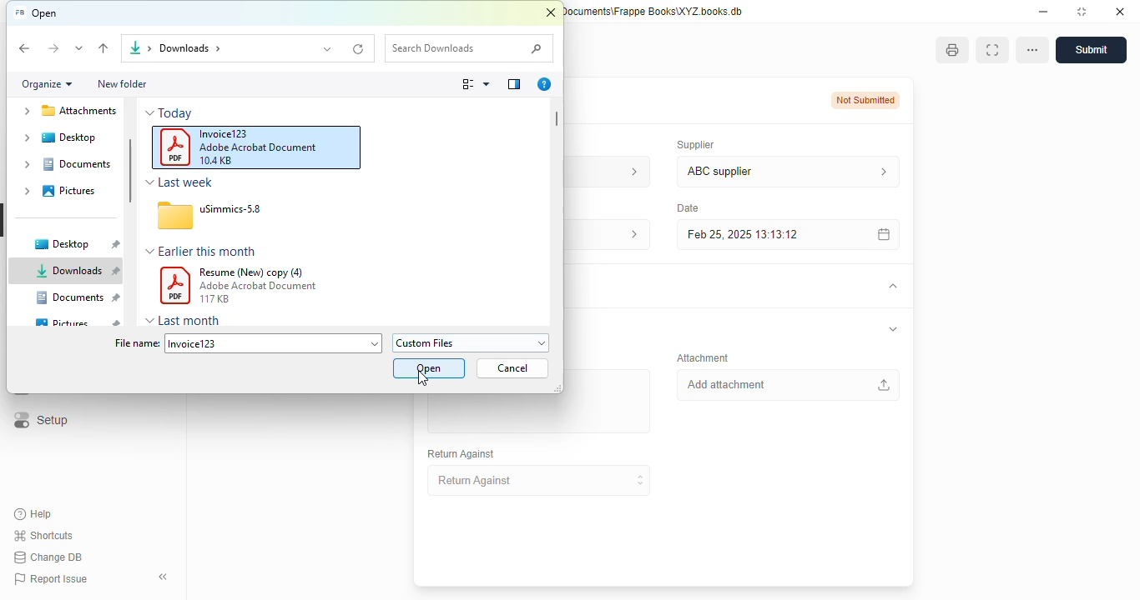  What do you see at coordinates (686, 207) in the screenshot?
I see `date` at bounding box center [686, 207].